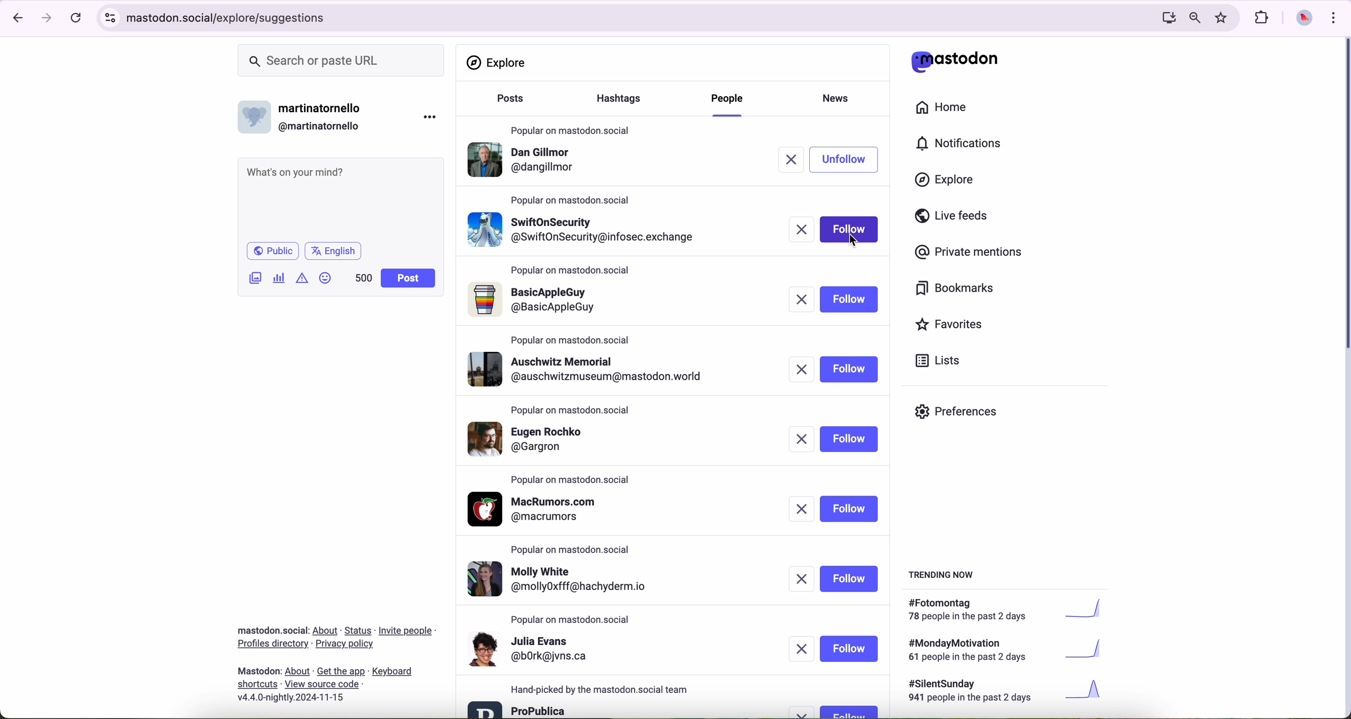 The height and width of the screenshot is (719, 1351). Describe the element at coordinates (947, 110) in the screenshot. I see `home` at that location.